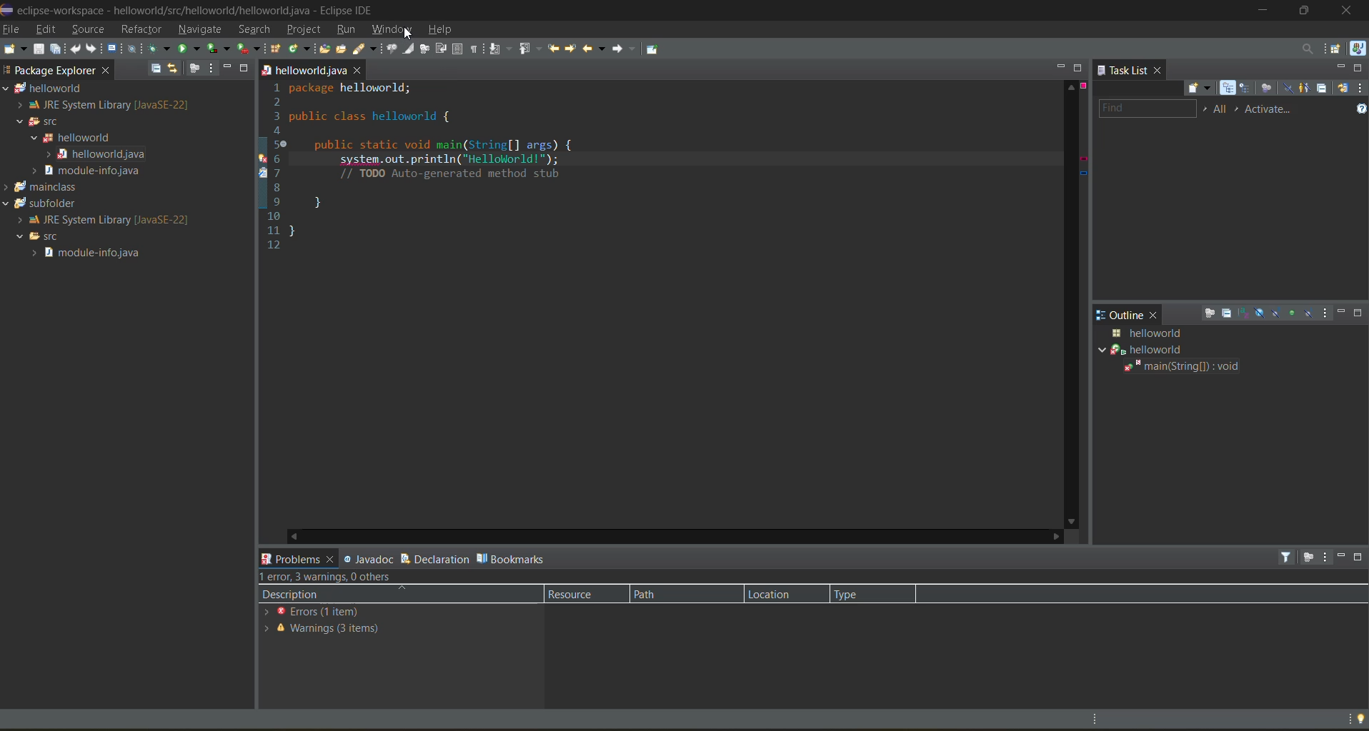 The image size is (1369, 731). What do you see at coordinates (1266, 88) in the screenshot?
I see `focus on workweek` at bounding box center [1266, 88].